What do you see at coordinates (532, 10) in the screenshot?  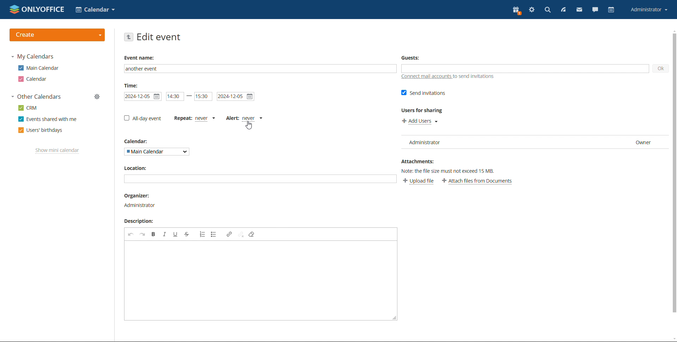 I see `settings` at bounding box center [532, 10].